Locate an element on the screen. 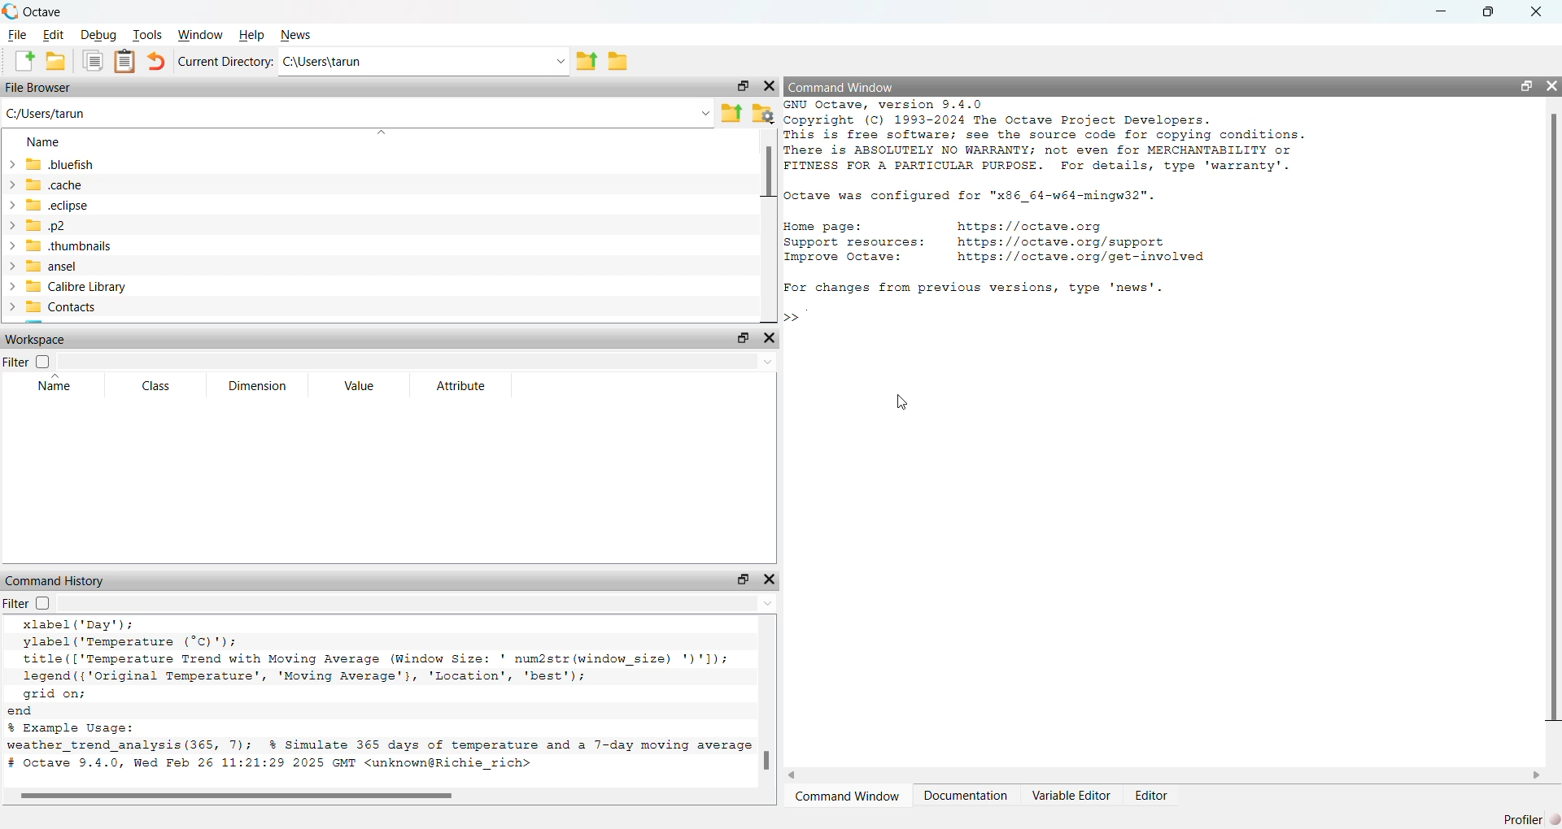 The height and width of the screenshot is (829, 1562). Help is located at coordinates (247, 34).